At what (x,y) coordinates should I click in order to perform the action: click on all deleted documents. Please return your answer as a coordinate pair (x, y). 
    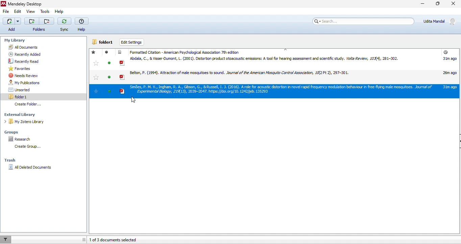
    Looking at the image, I should click on (30, 169).